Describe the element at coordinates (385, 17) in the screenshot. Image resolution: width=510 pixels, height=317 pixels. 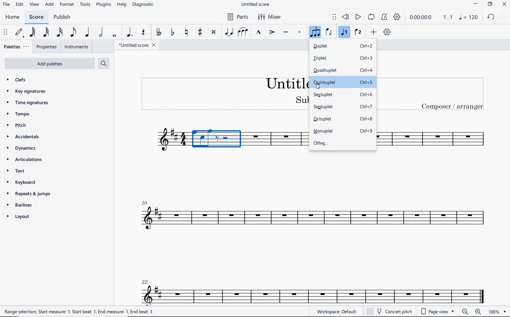
I see `METRONOME` at that location.